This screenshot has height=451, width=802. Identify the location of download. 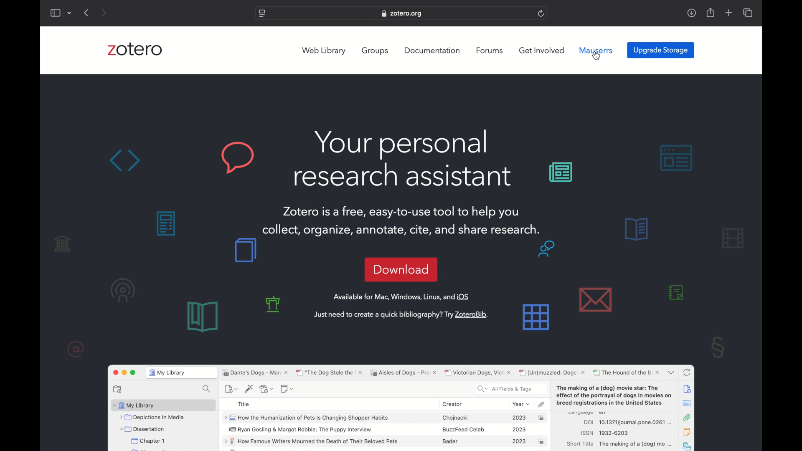
(401, 269).